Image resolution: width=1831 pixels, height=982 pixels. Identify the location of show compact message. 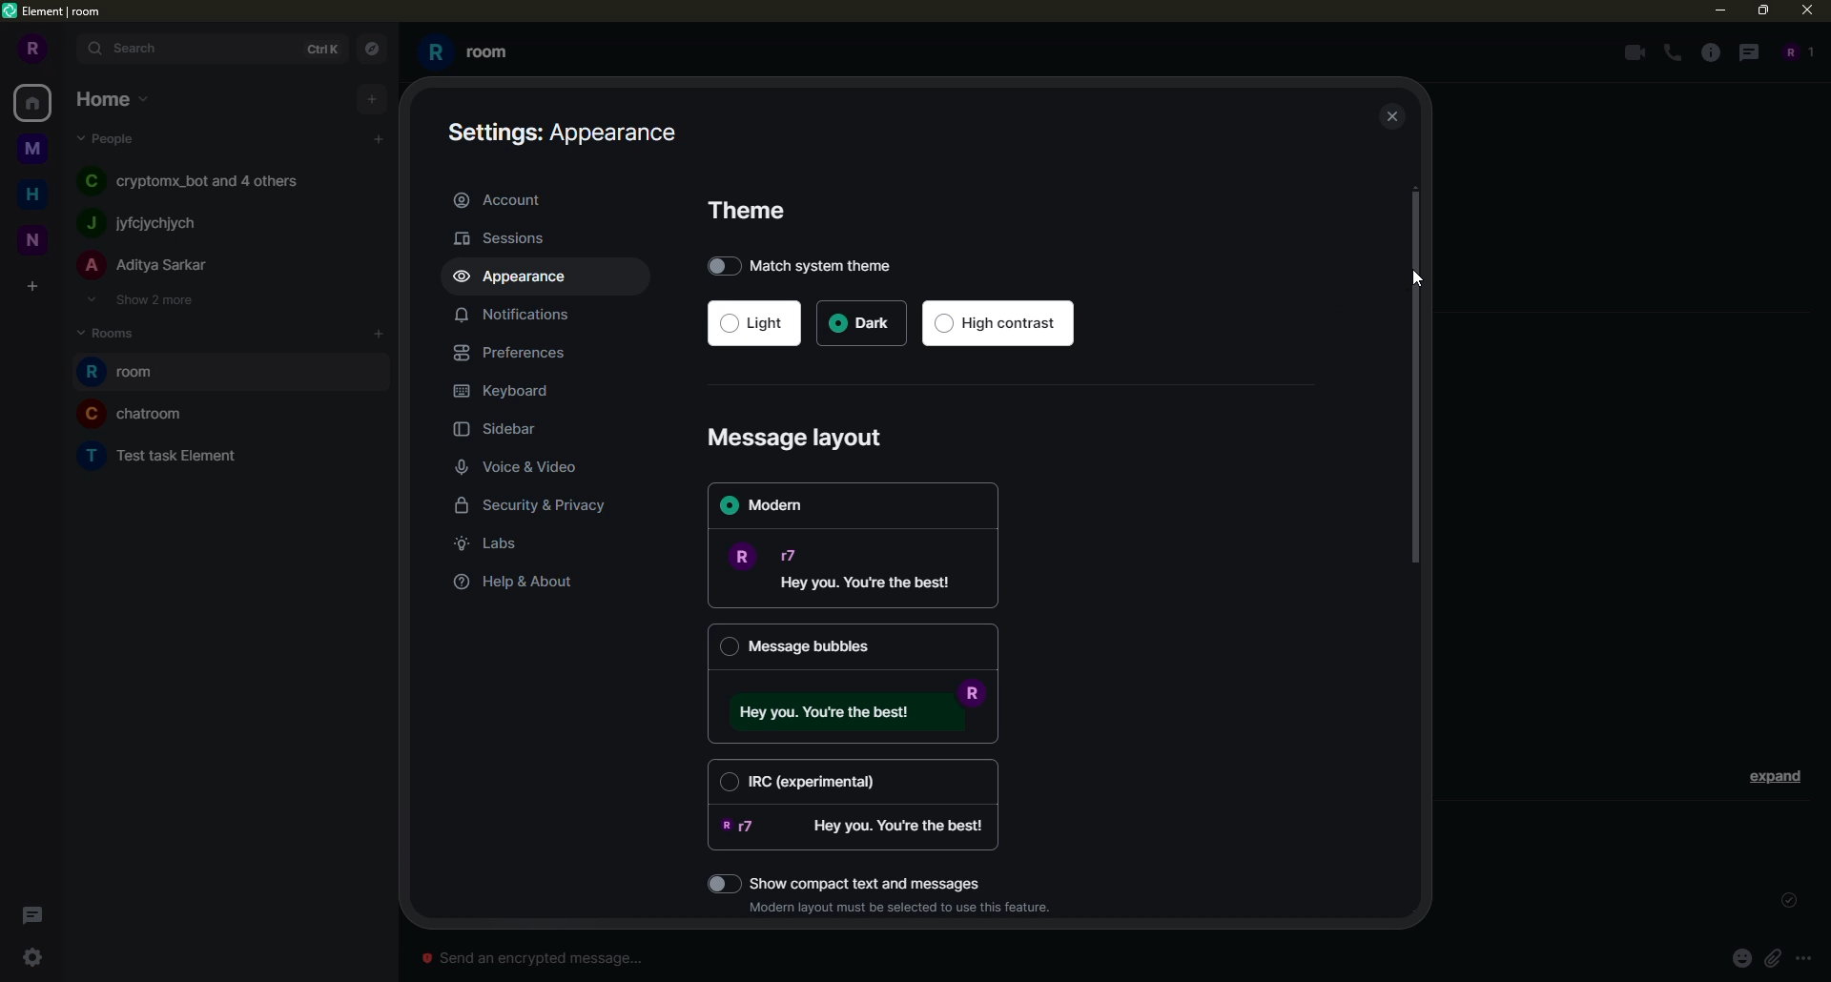
(877, 881).